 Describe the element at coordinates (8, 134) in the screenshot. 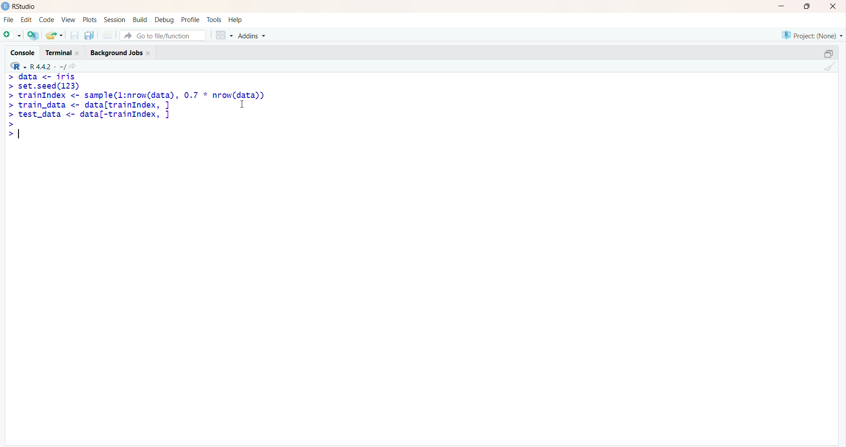

I see `Prompt cursor` at that location.